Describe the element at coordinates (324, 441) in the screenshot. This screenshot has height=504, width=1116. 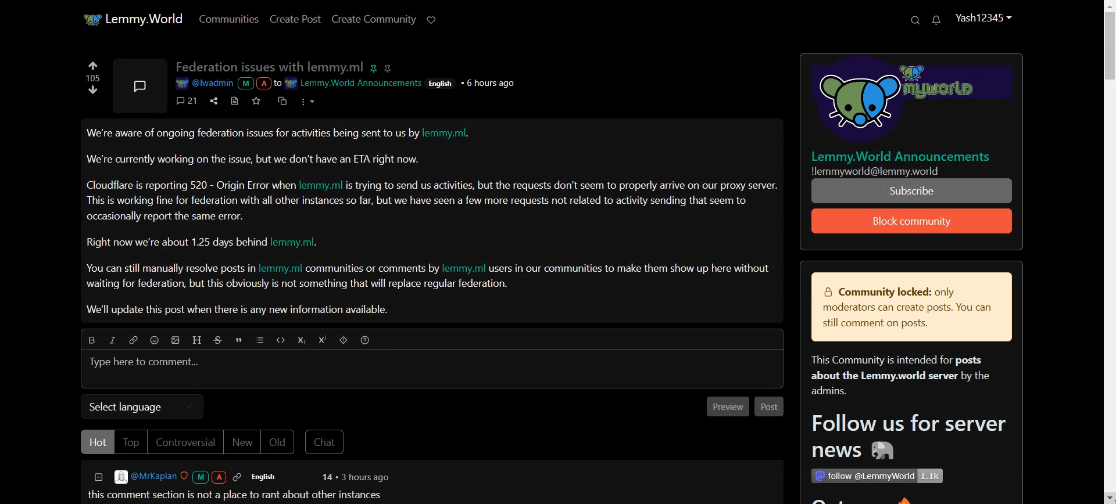
I see `Chat` at that location.